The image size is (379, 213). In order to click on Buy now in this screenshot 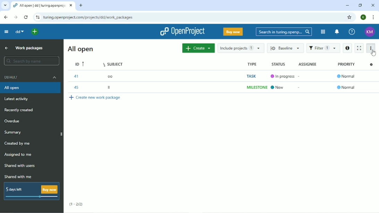, I will do `click(233, 32)`.